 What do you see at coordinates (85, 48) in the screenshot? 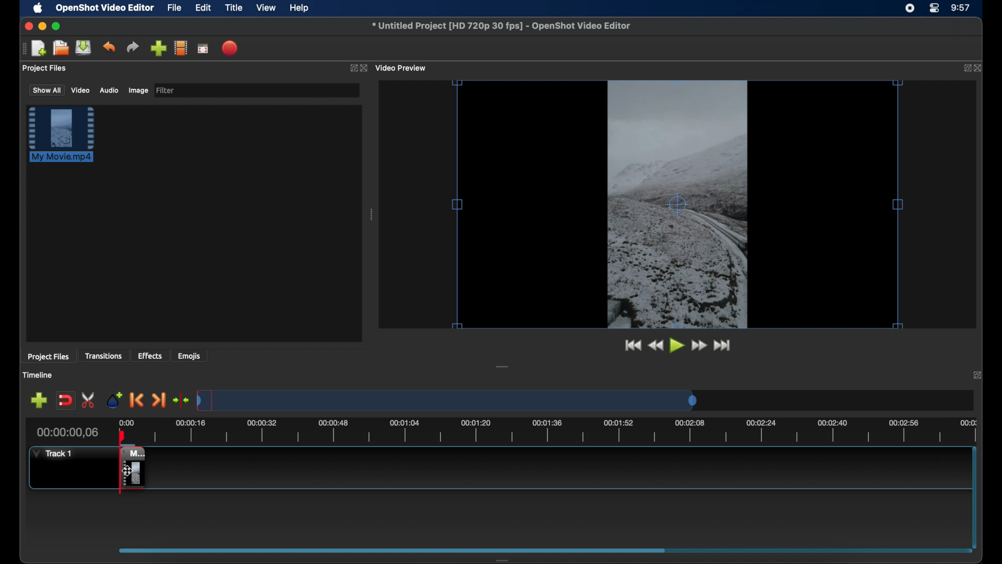
I see `save files` at bounding box center [85, 48].